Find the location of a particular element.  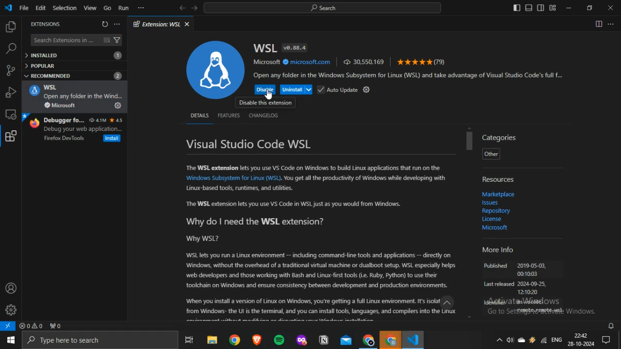

2024-09-25, is located at coordinates (533, 284).